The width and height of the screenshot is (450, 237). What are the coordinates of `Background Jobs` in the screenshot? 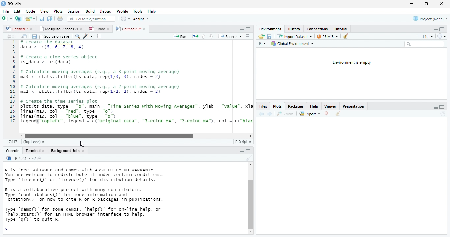 It's located at (65, 151).